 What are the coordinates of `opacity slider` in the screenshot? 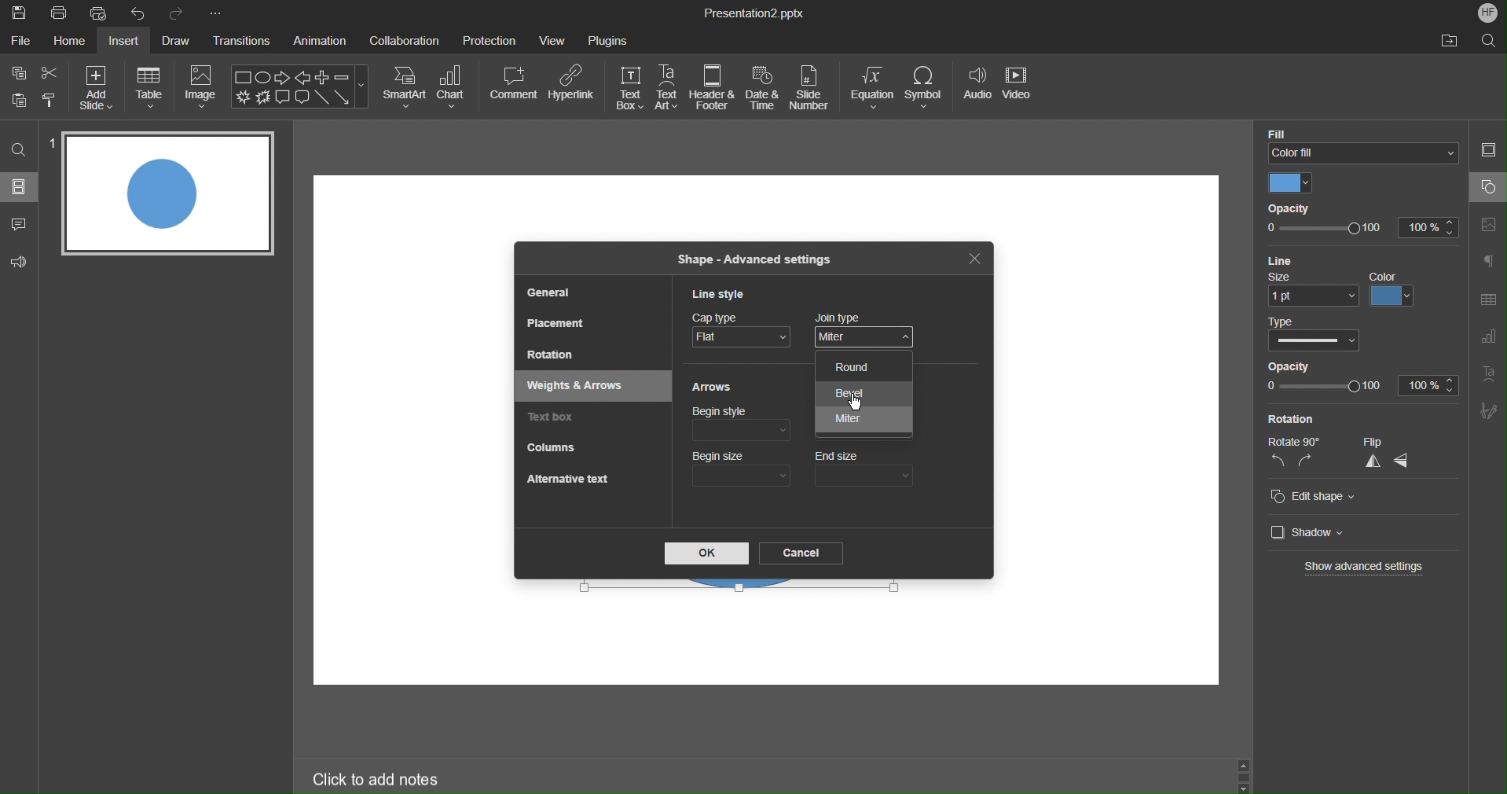 It's located at (1323, 387).